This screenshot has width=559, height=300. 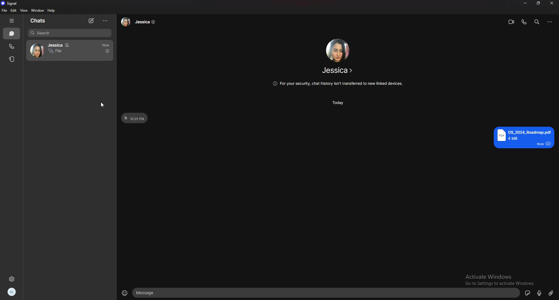 What do you see at coordinates (13, 10) in the screenshot?
I see `edit` at bounding box center [13, 10].